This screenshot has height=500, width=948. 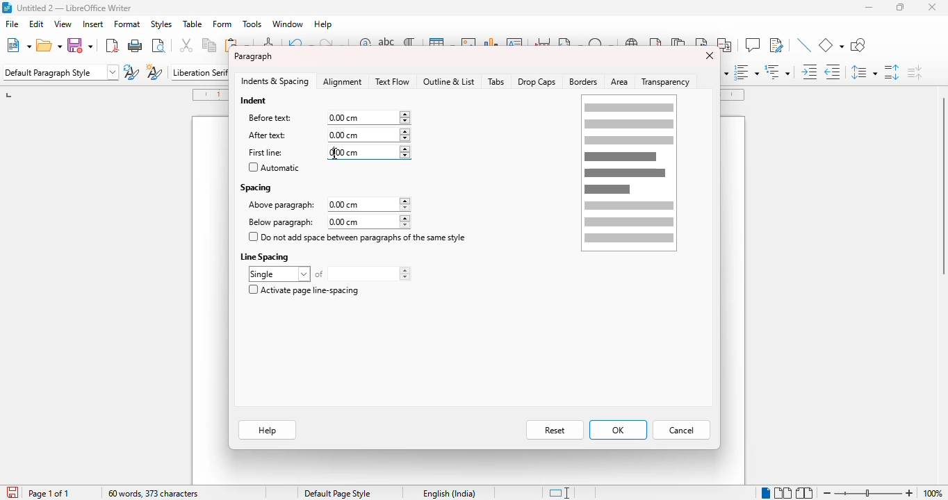 What do you see at coordinates (867, 492) in the screenshot?
I see `zoom slider` at bounding box center [867, 492].